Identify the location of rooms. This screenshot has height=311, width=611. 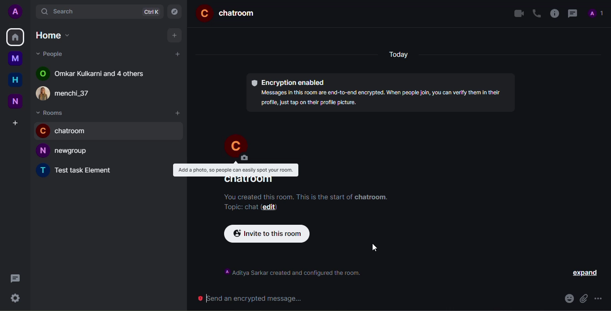
(51, 112).